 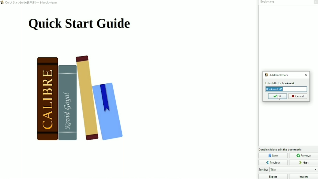 I want to click on text, so click(x=281, y=83).